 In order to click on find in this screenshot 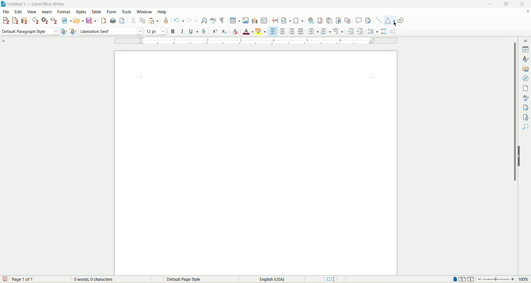, I will do `click(526, 127)`.